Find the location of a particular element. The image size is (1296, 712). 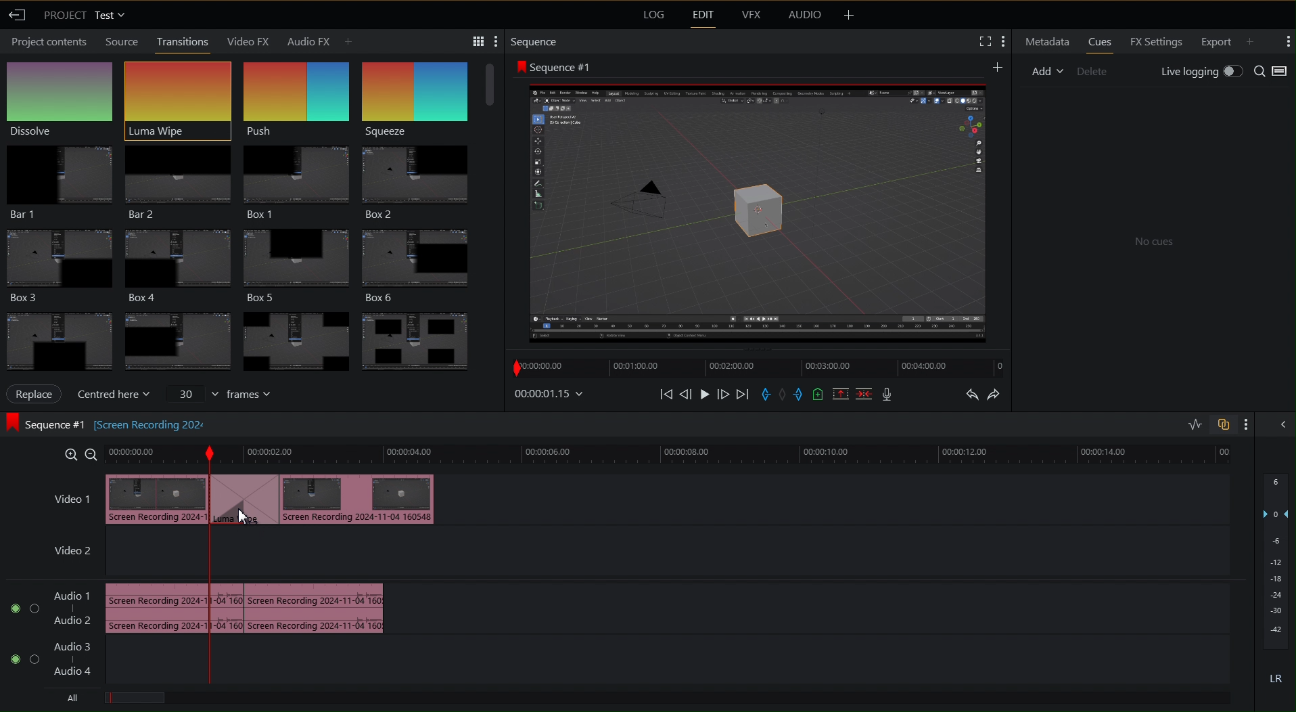

Undo is located at coordinates (969, 394).